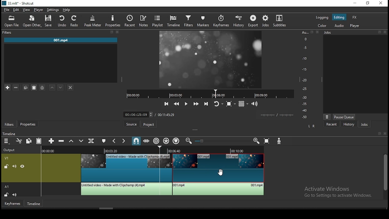  What do you see at coordinates (92, 142) in the screenshot?
I see `split at playhead` at bounding box center [92, 142].